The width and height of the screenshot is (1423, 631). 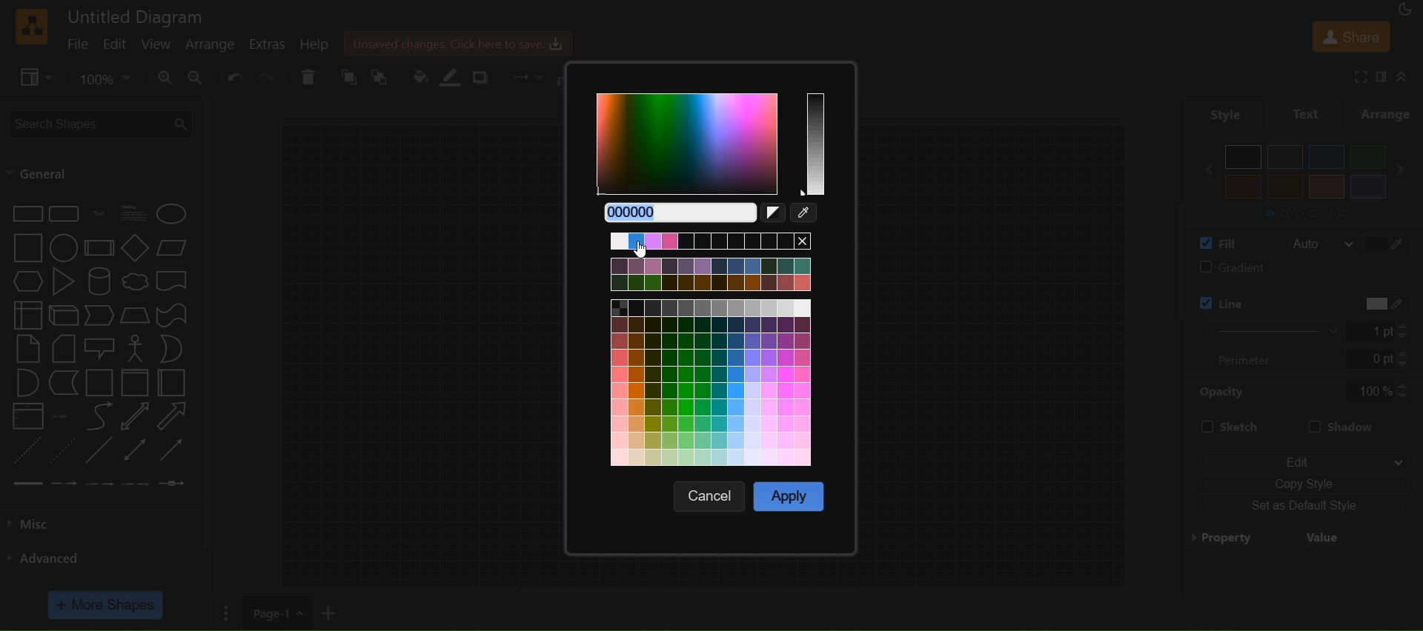 I want to click on add new page, so click(x=334, y=610).